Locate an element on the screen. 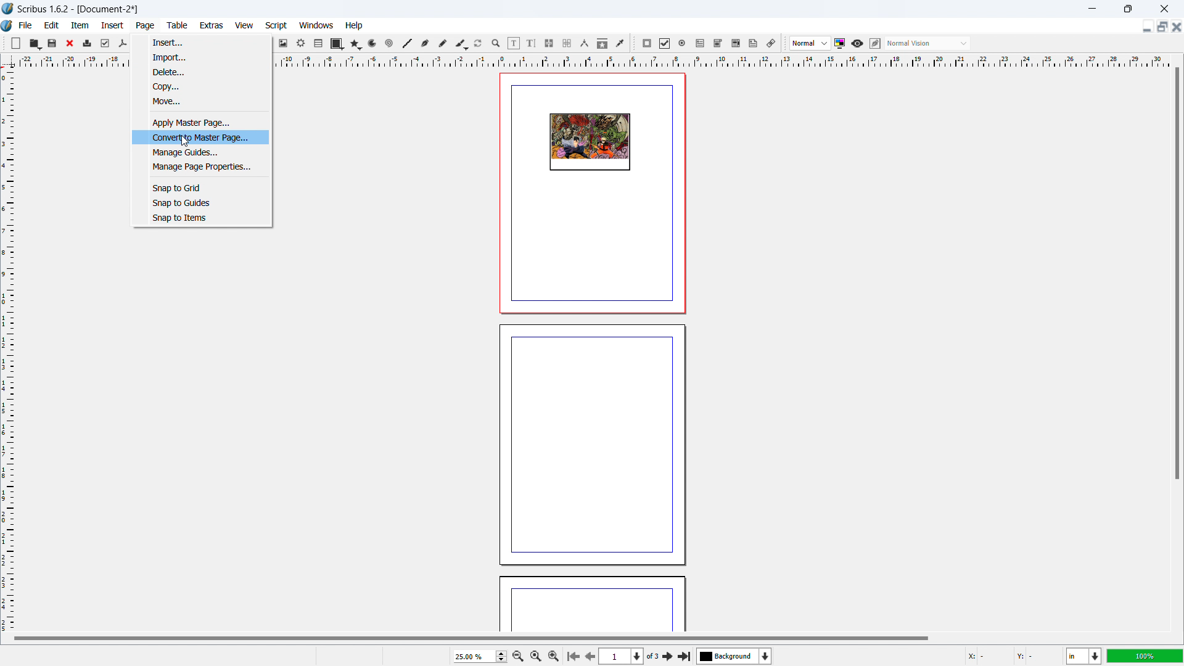 The image size is (1184, 666). edit in preview mode is located at coordinates (874, 44).